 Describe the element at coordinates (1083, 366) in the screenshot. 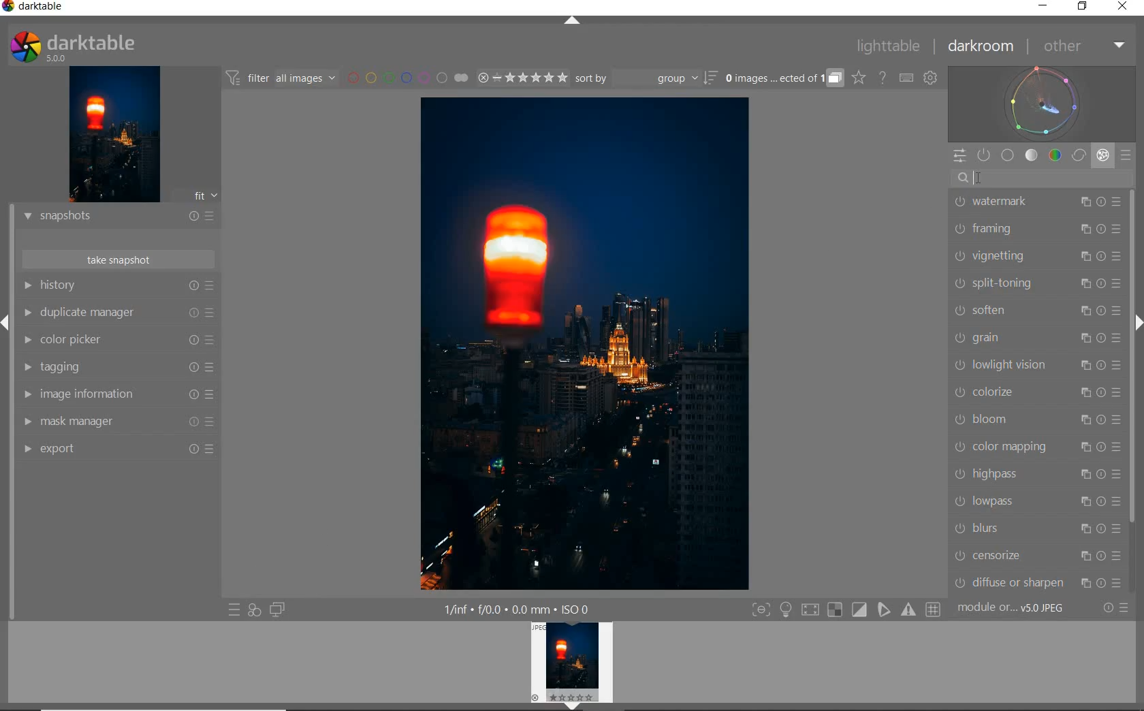

I see `Multiple instance` at that location.